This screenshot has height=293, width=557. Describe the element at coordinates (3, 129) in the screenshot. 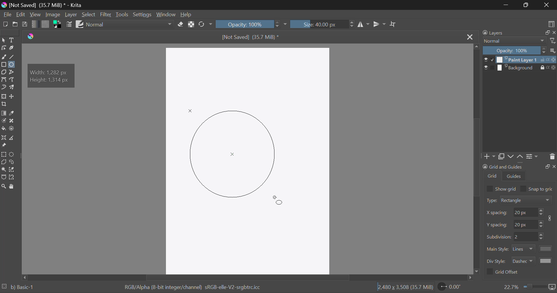

I see `Fill` at that location.